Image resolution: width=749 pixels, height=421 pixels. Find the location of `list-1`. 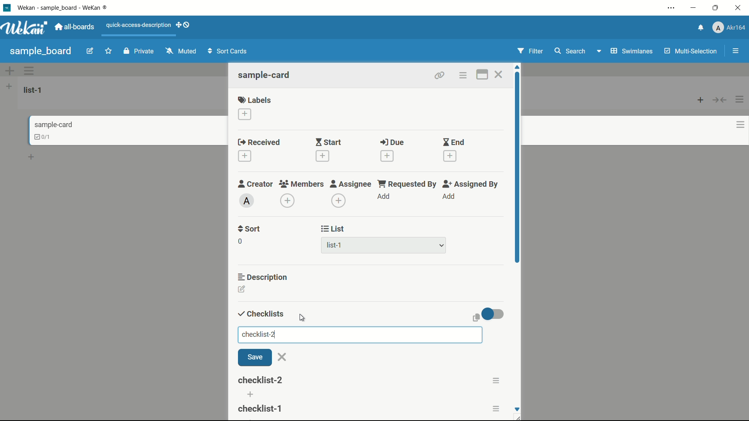

list-1 is located at coordinates (34, 90).